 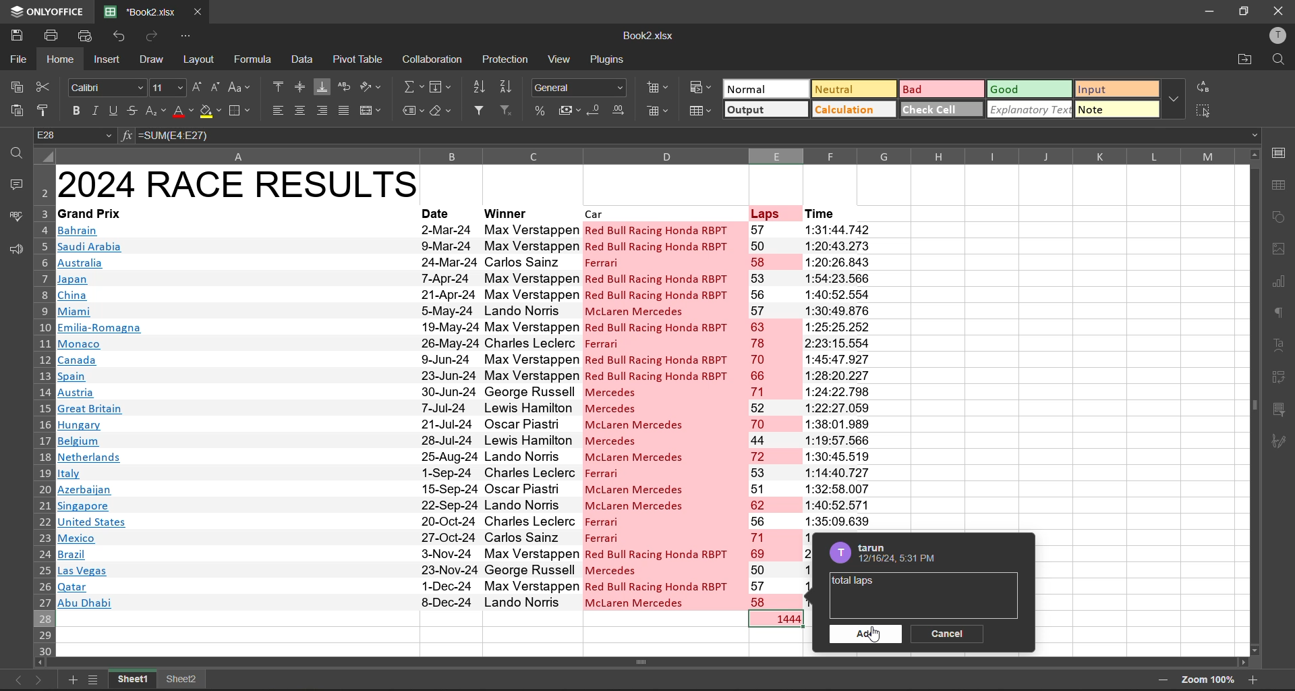 I want to click on signature, so click(x=1279, y=445).